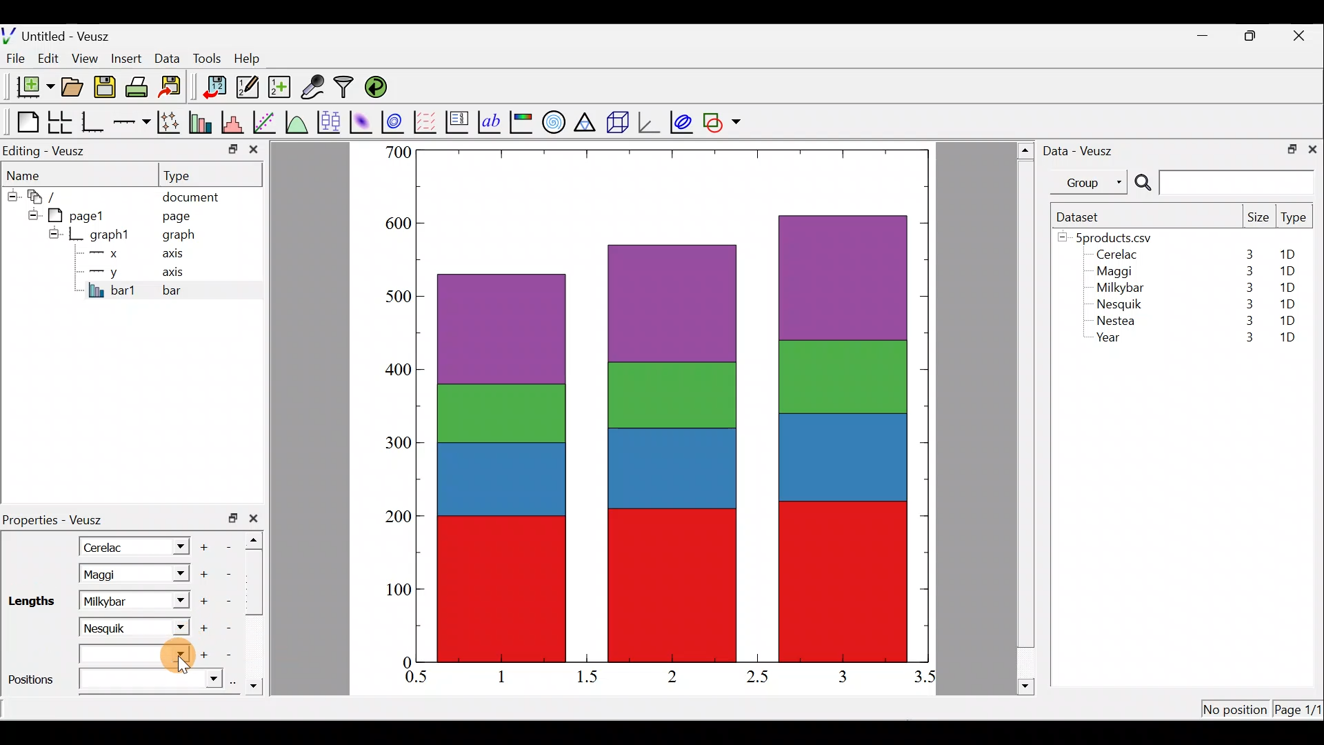 The width and height of the screenshot is (1324, 745). What do you see at coordinates (841, 676) in the screenshot?
I see `3` at bounding box center [841, 676].